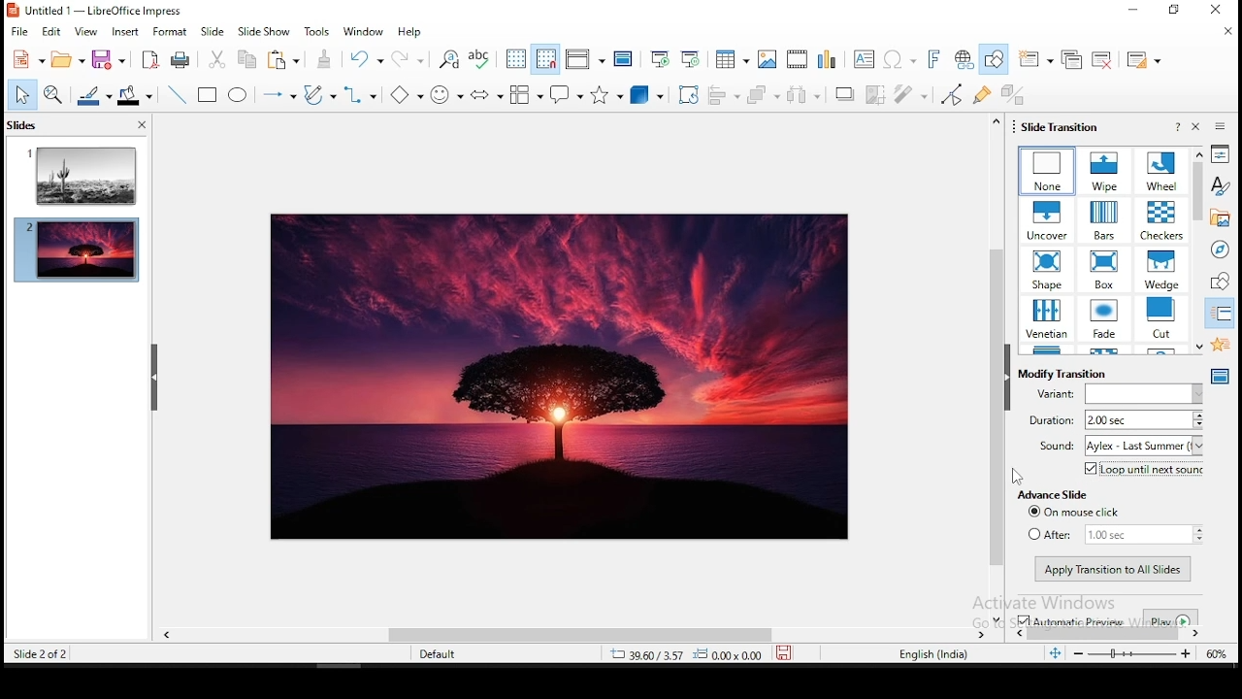 The width and height of the screenshot is (1242, 699). Describe the element at coordinates (1118, 420) in the screenshot. I see `duration 2.00 sec` at that location.